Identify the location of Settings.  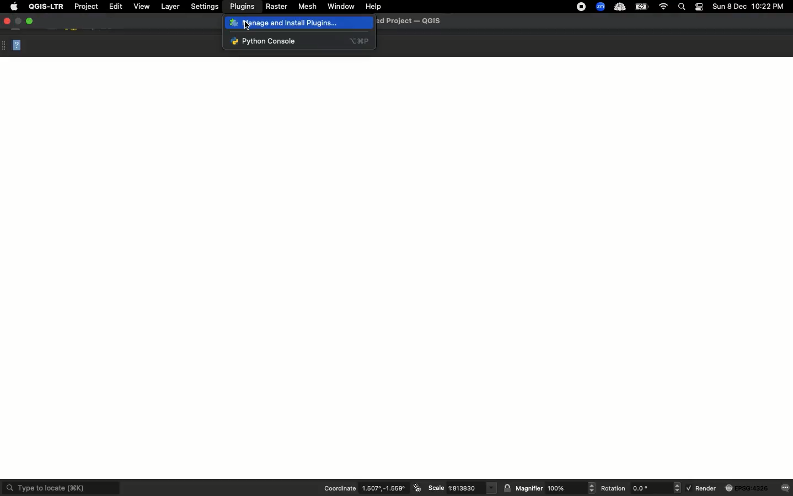
(203, 7).